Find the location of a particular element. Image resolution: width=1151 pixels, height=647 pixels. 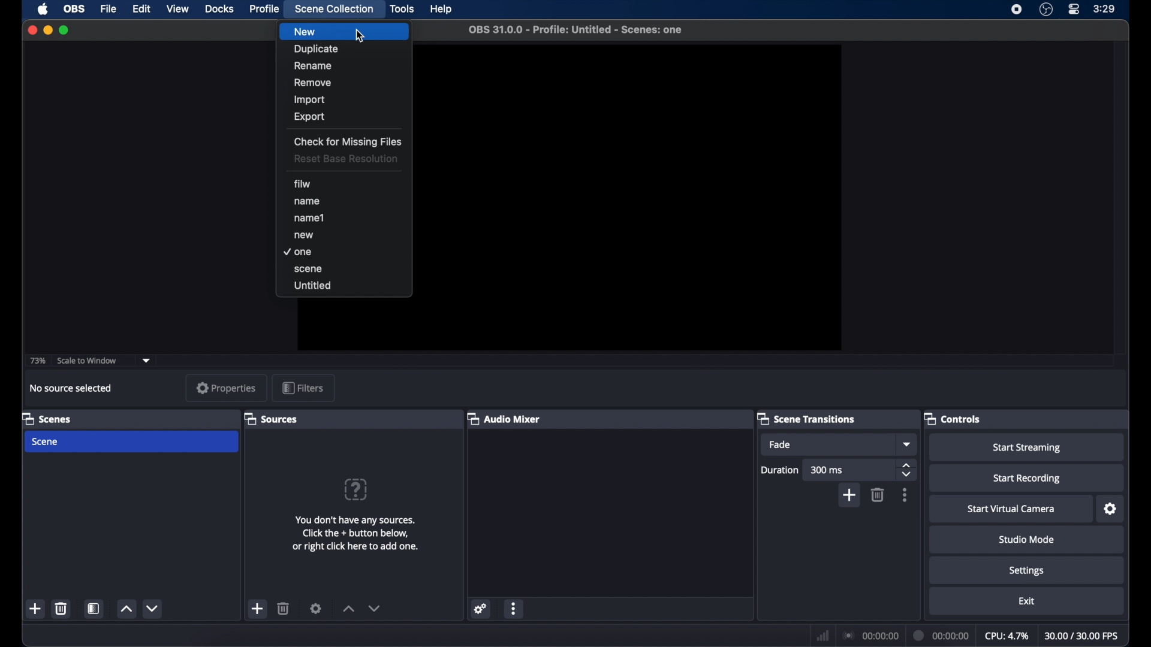

73% is located at coordinates (37, 360).